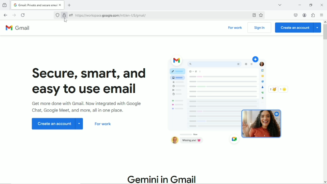 This screenshot has width=327, height=184. I want to click on Verified by Google Trust Services, so click(64, 15).